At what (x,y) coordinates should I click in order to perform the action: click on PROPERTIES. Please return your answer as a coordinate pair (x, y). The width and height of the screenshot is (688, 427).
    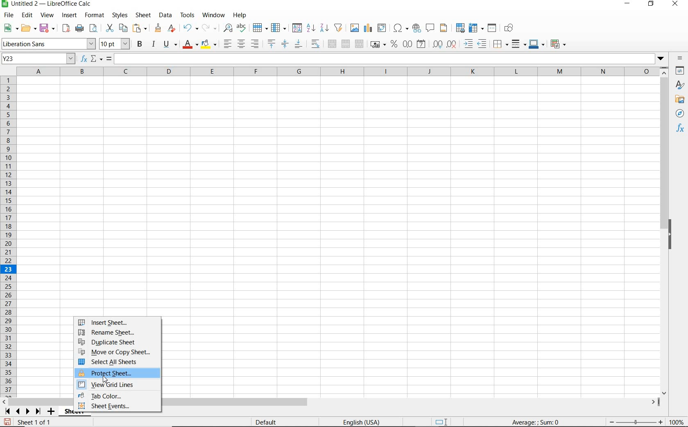
    Looking at the image, I should click on (680, 71).